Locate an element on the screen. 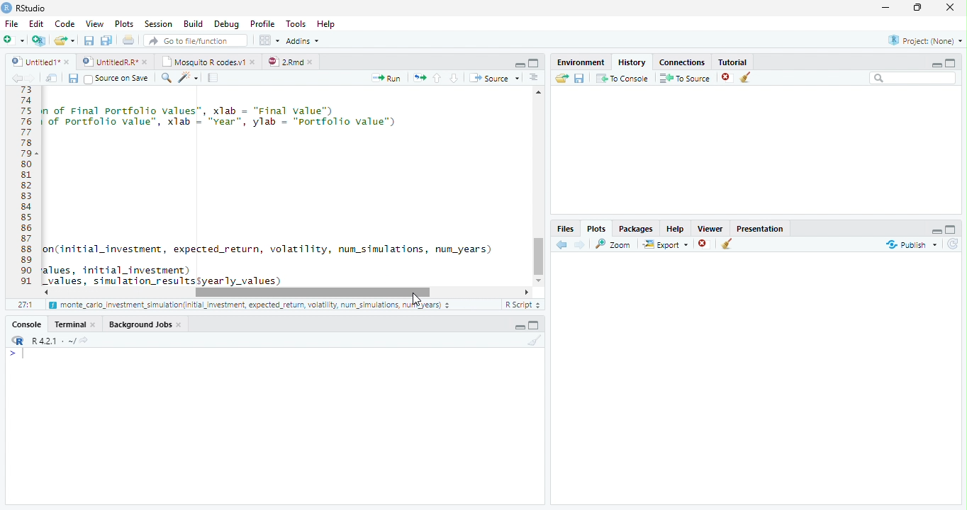  Next Plot is located at coordinates (580, 244).